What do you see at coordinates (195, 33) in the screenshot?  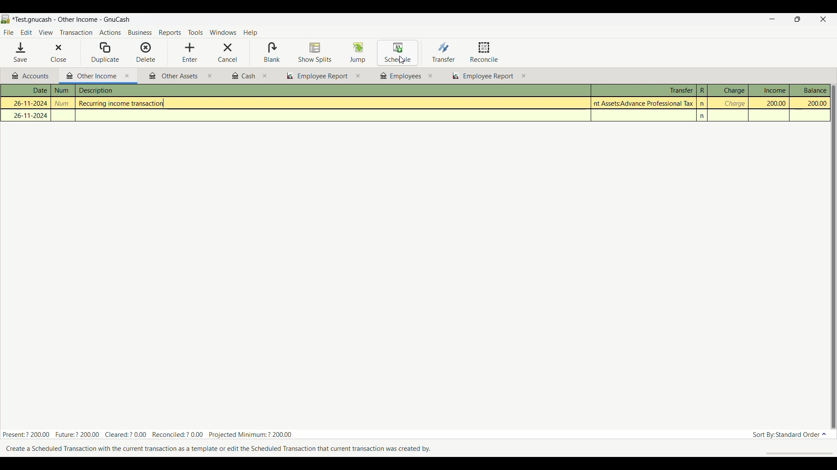 I see `Tools menu` at bounding box center [195, 33].